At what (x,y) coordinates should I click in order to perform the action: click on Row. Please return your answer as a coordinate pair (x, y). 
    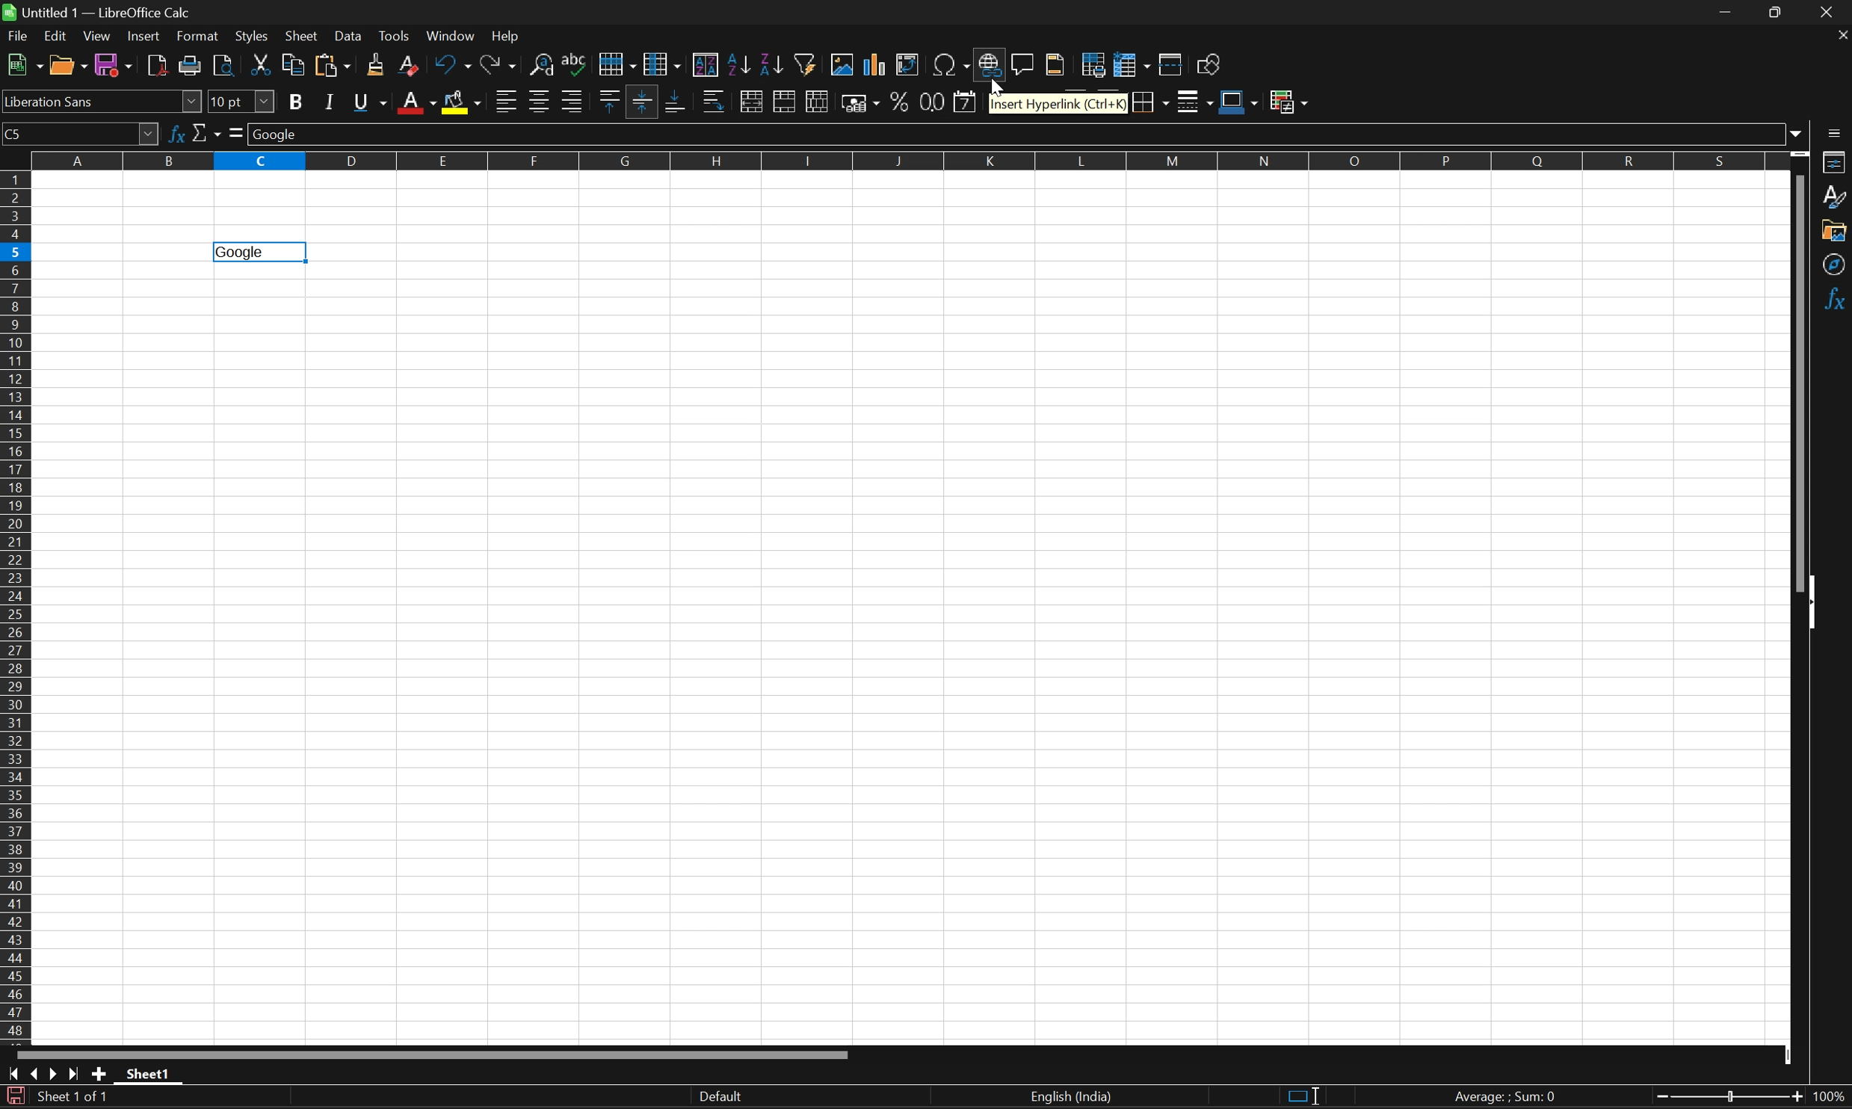
    Looking at the image, I should click on (617, 59).